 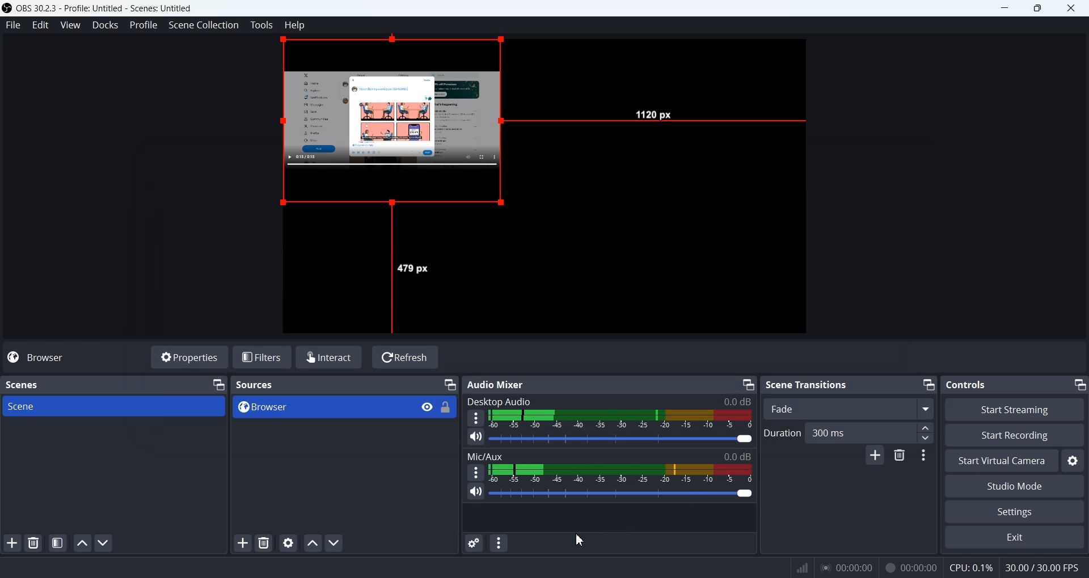 What do you see at coordinates (320, 407) in the screenshot?
I see `Browser` at bounding box center [320, 407].